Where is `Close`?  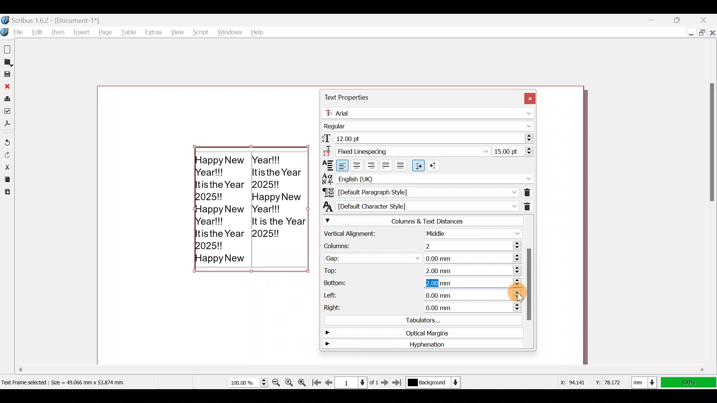
Close is located at coordinates (7, 86).